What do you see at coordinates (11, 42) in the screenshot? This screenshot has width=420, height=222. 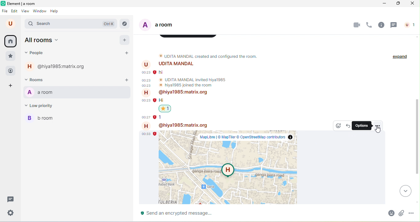 I see `home` at bounding box center [11, 42].